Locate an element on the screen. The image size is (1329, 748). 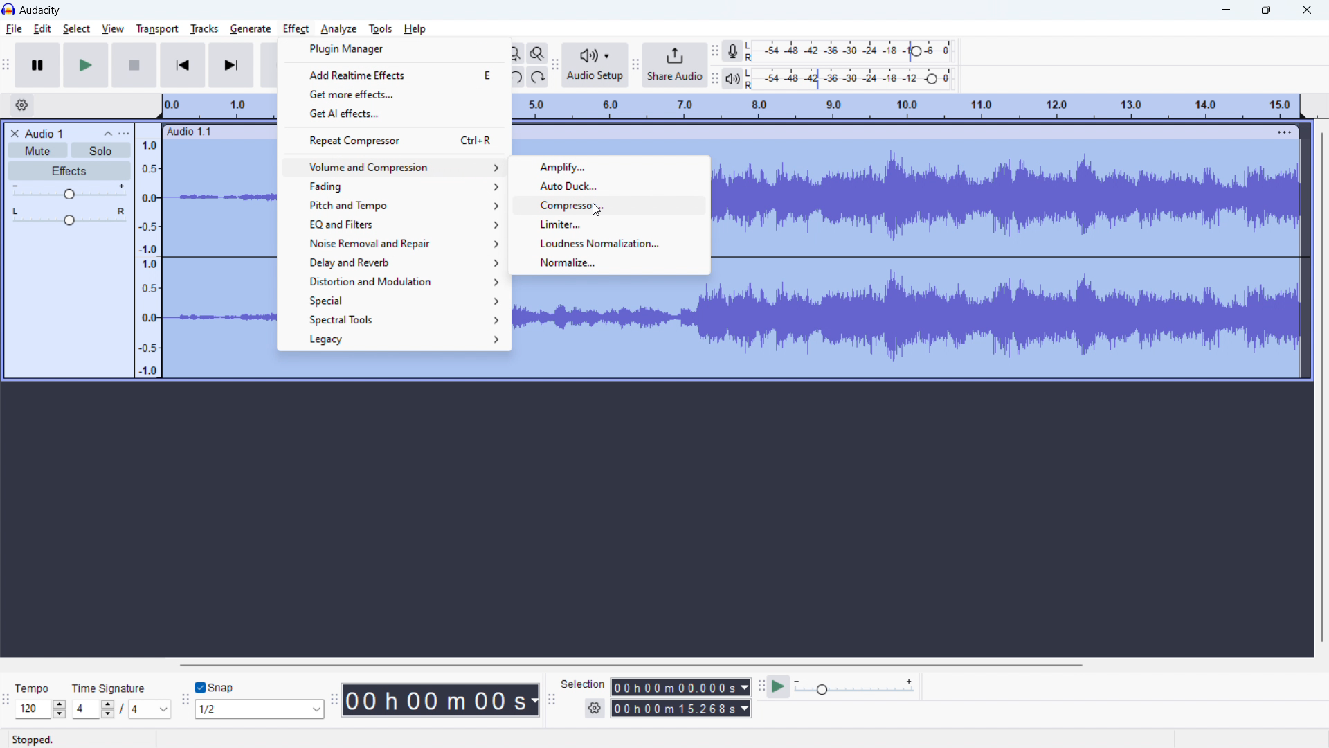
cursor is located at coordinates (597, 211).